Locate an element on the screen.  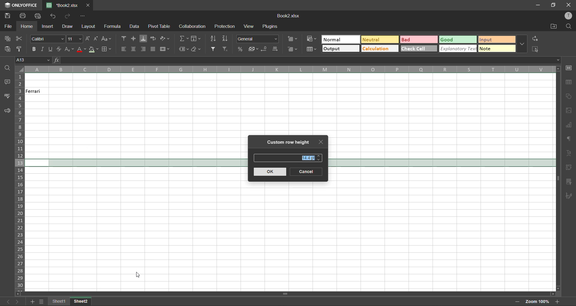
font size is located at coordinates (75, 39).